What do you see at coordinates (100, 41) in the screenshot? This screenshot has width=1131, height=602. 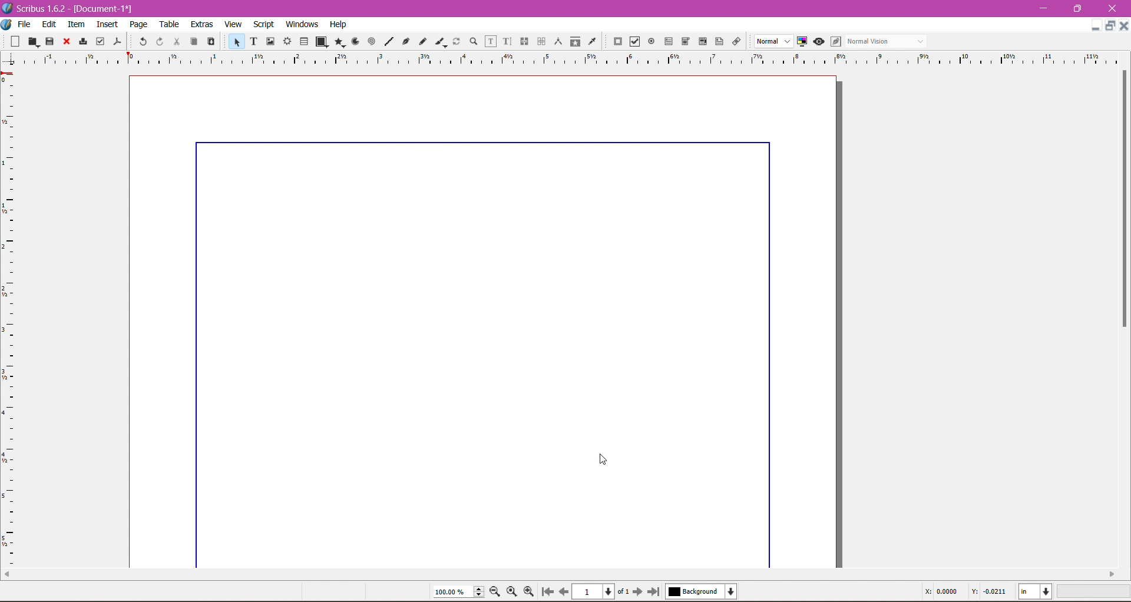 I see `Preflight Verifier` at bounding box center [100, 41].